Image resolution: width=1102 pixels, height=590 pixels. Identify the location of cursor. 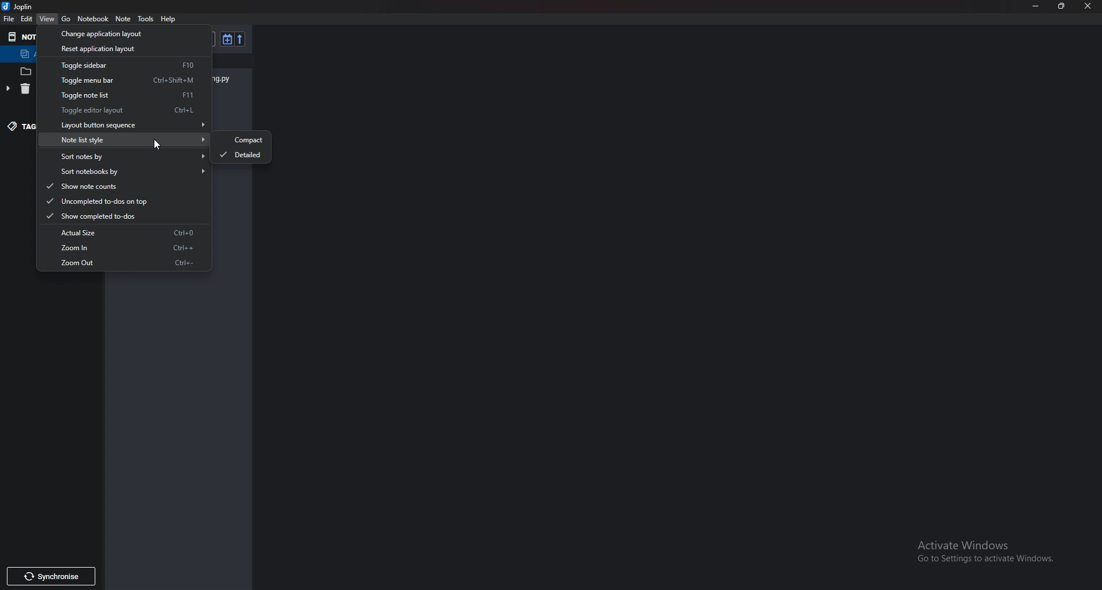
(158, 145).